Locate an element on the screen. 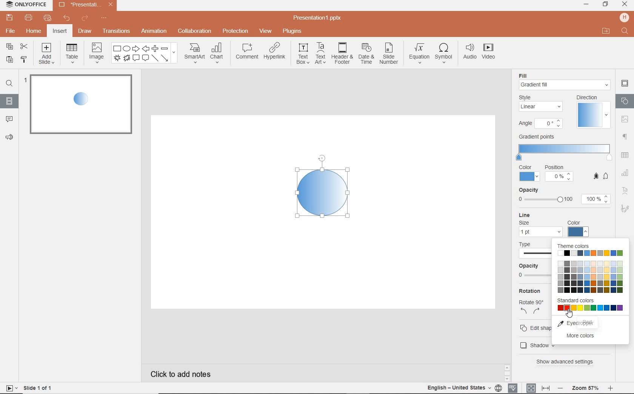 Image resolution: width=634 pixels, height=394 pixels. gradient added is located at coordinates (322, 192).